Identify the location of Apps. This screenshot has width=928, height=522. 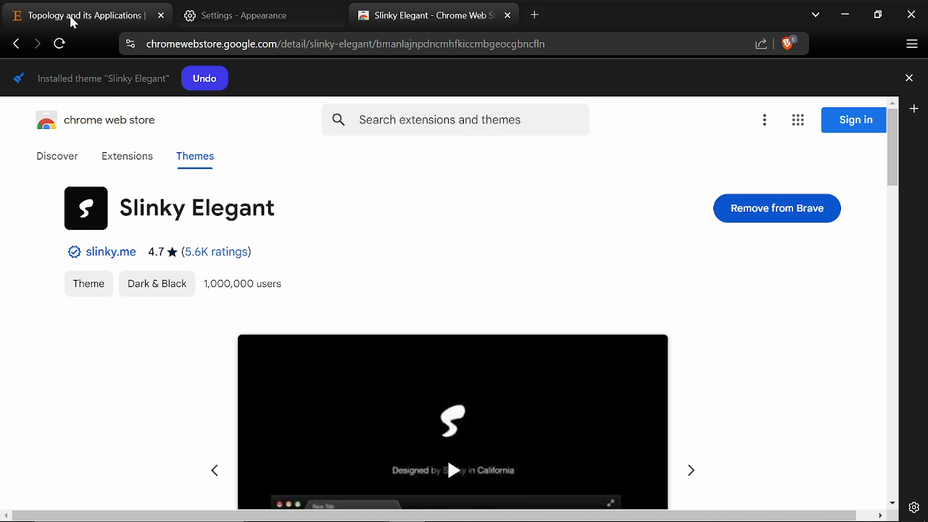
(797, 120).